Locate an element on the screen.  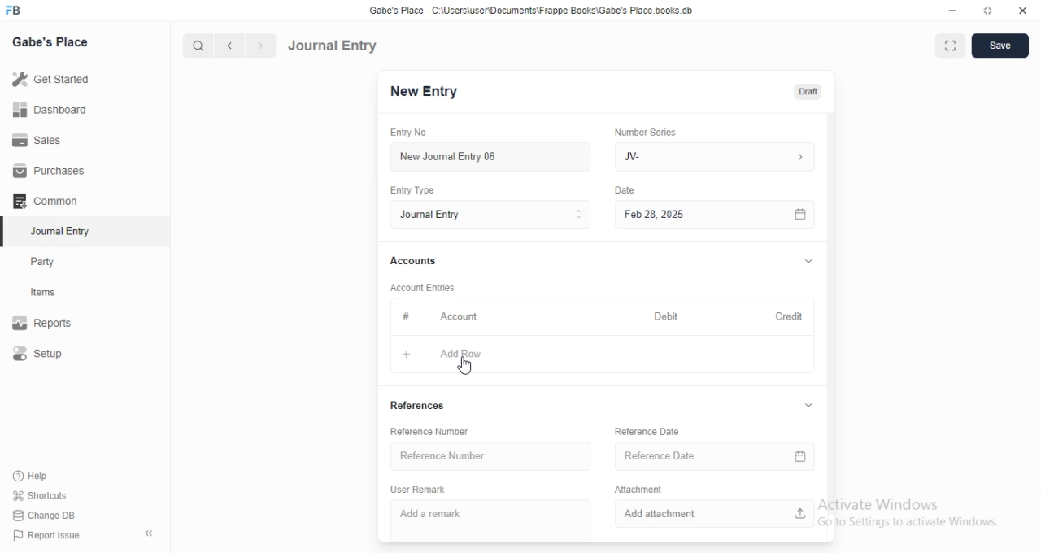
User Remark is located at coordinates (424, 489).